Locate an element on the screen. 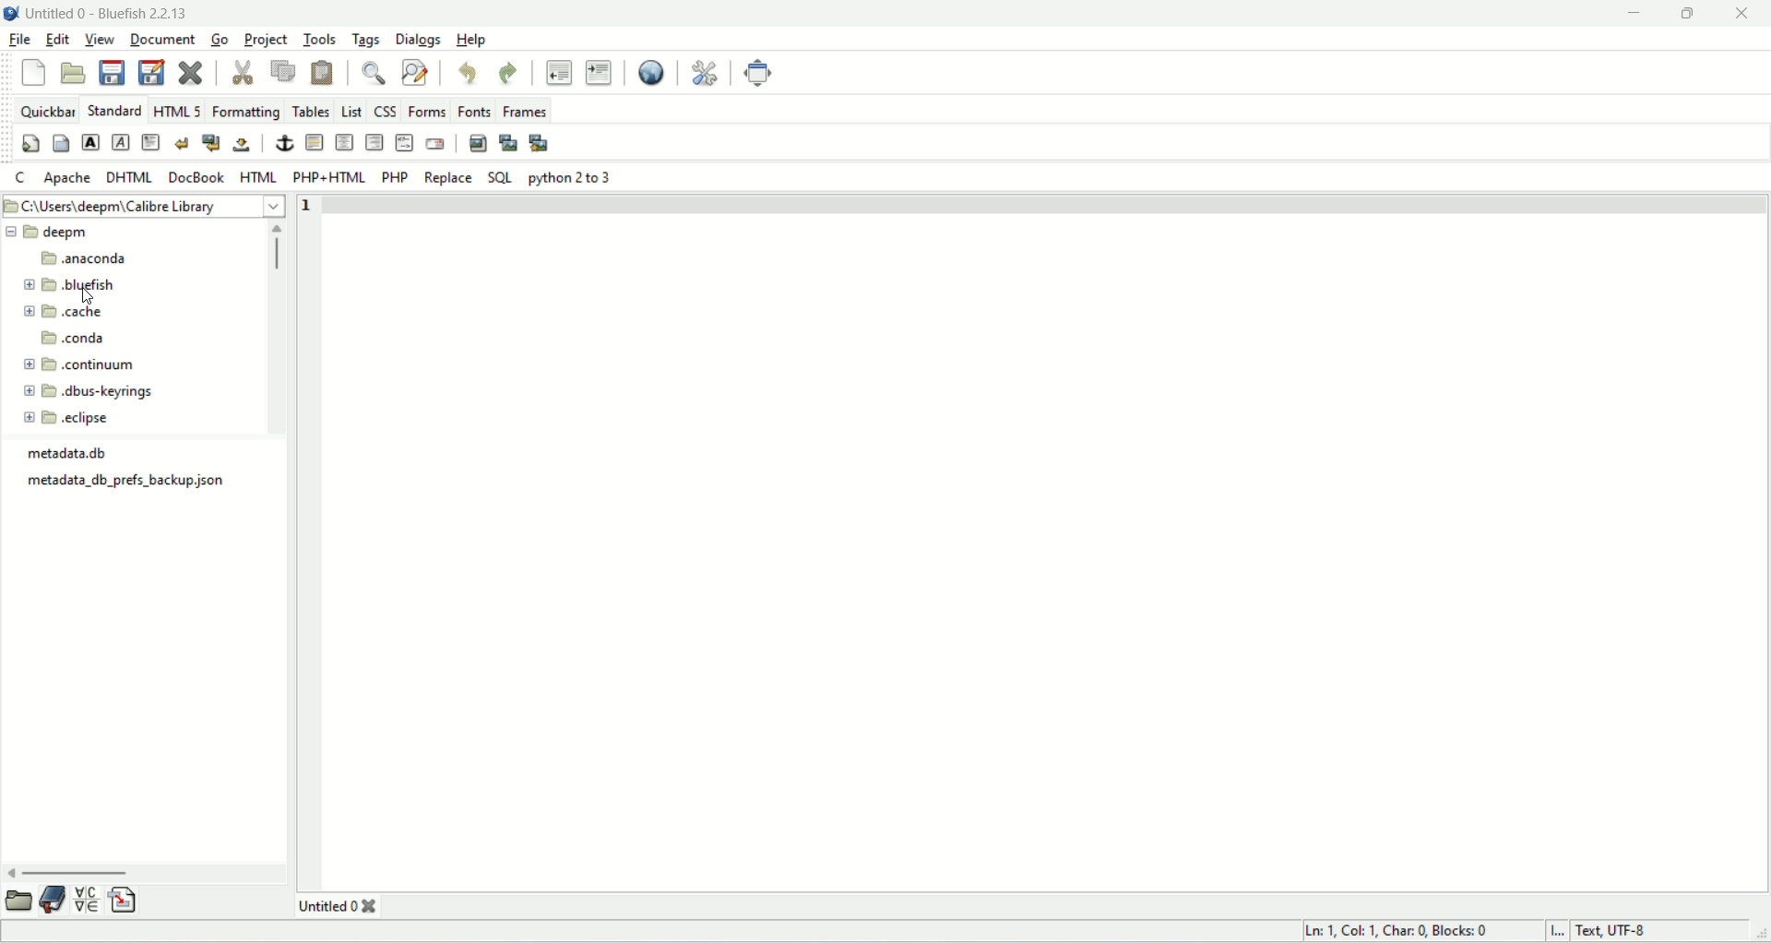 The height and width of the screenshot is (943, 1771). HTML is located at coordinates (258, 177).